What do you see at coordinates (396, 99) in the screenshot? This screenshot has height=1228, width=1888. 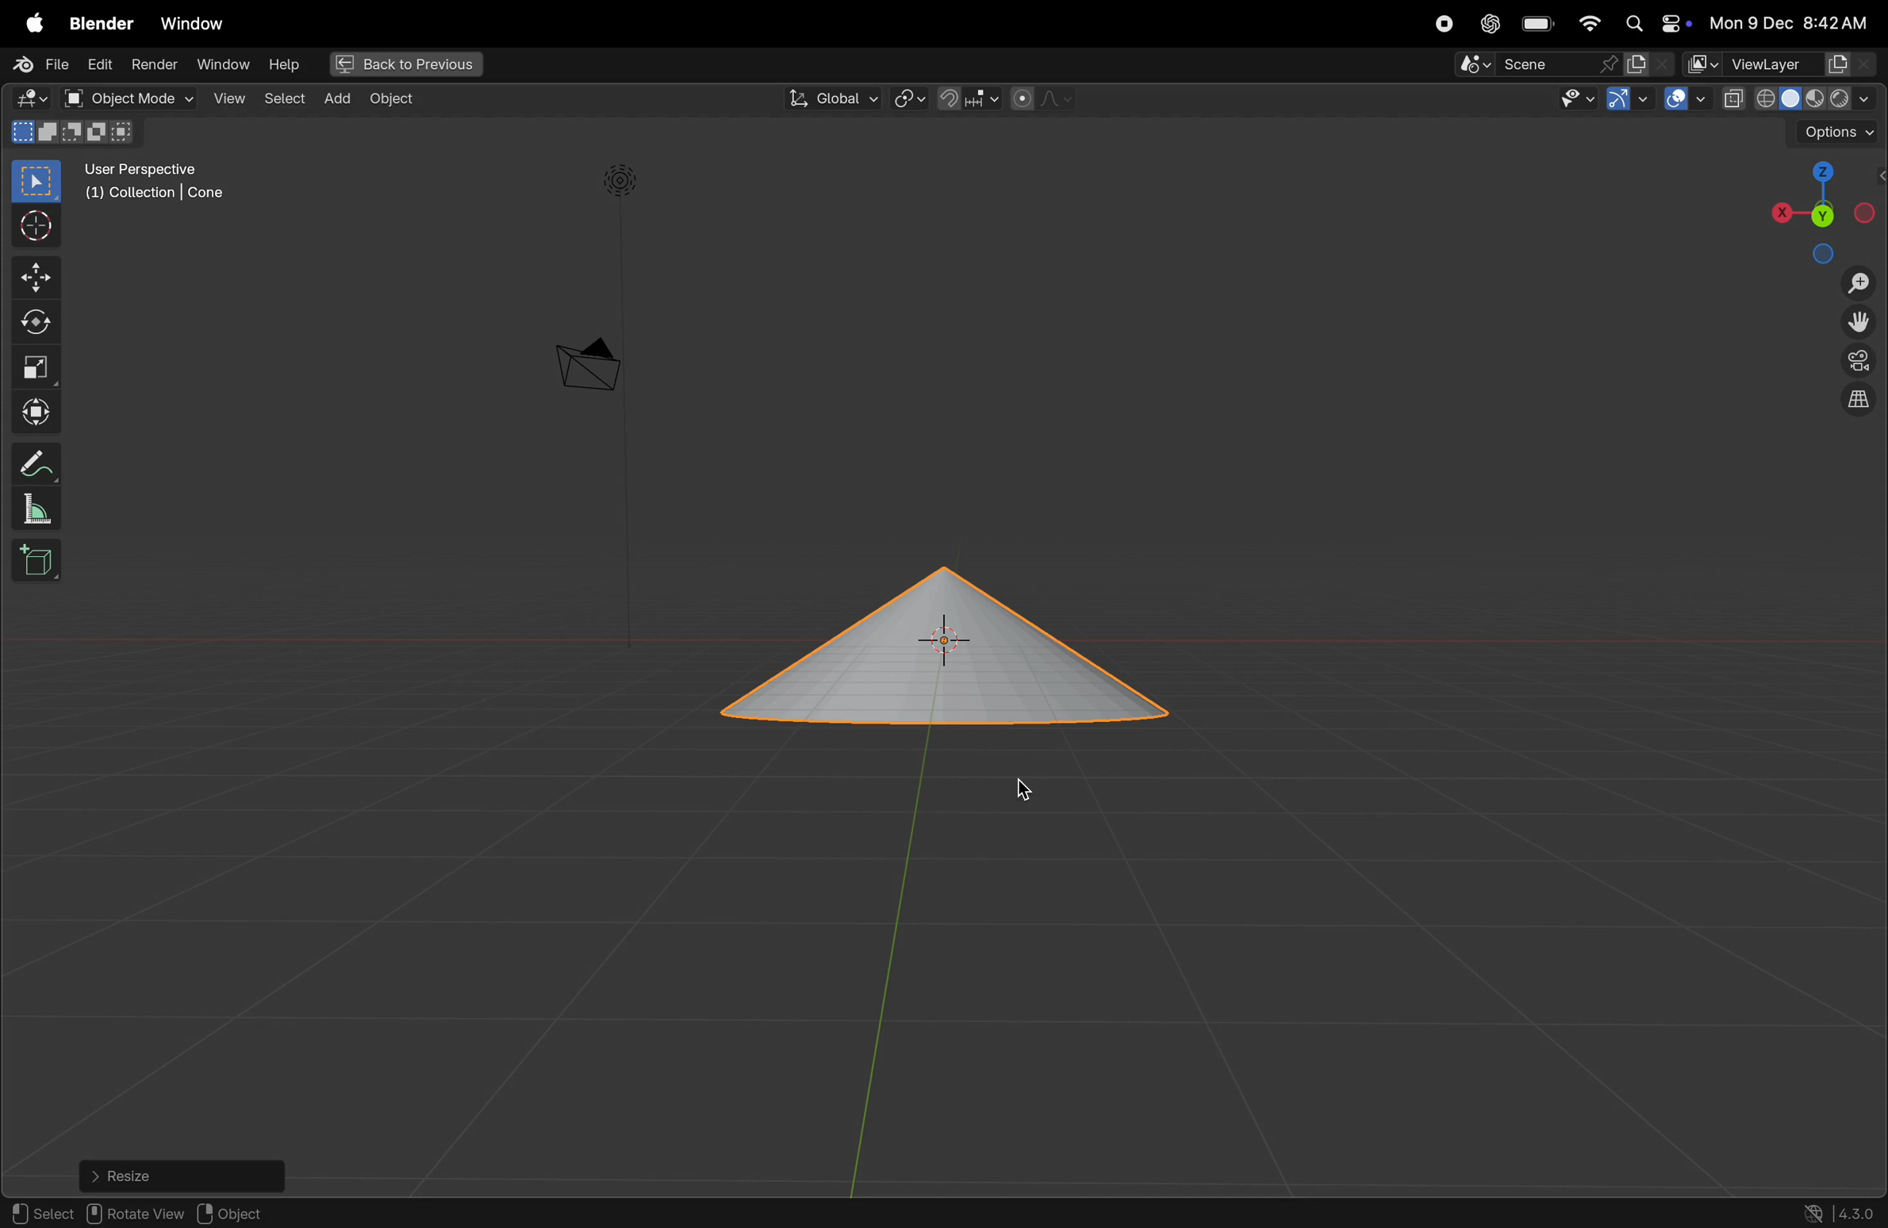 I see `Object` at bounding box center [396, 99].